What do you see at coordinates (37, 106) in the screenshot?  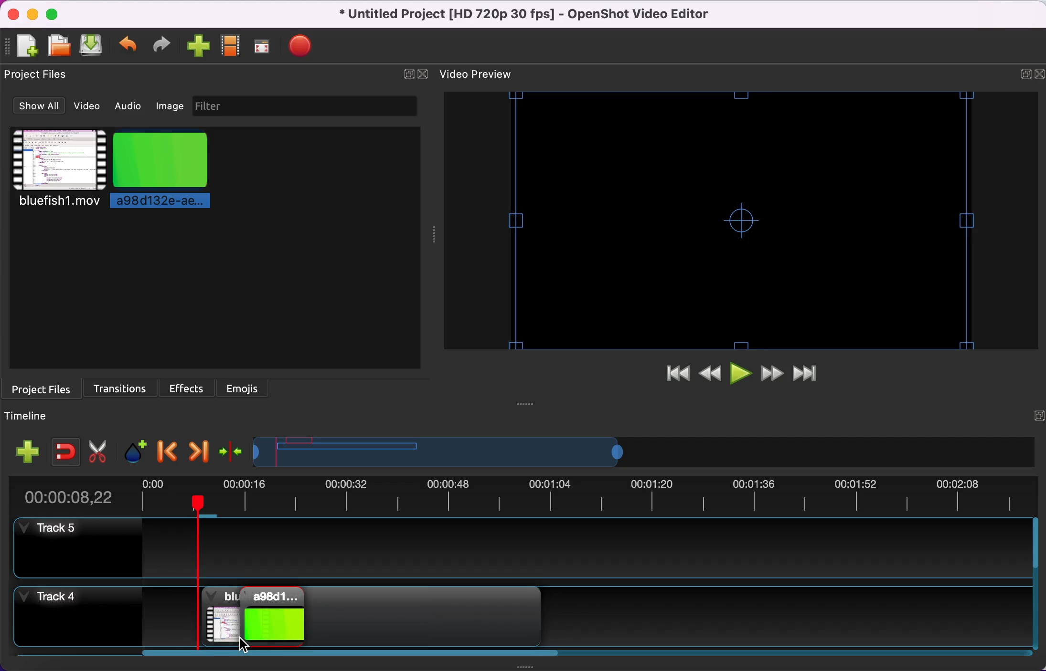 I see `show all` at bounding box center [37, 106].